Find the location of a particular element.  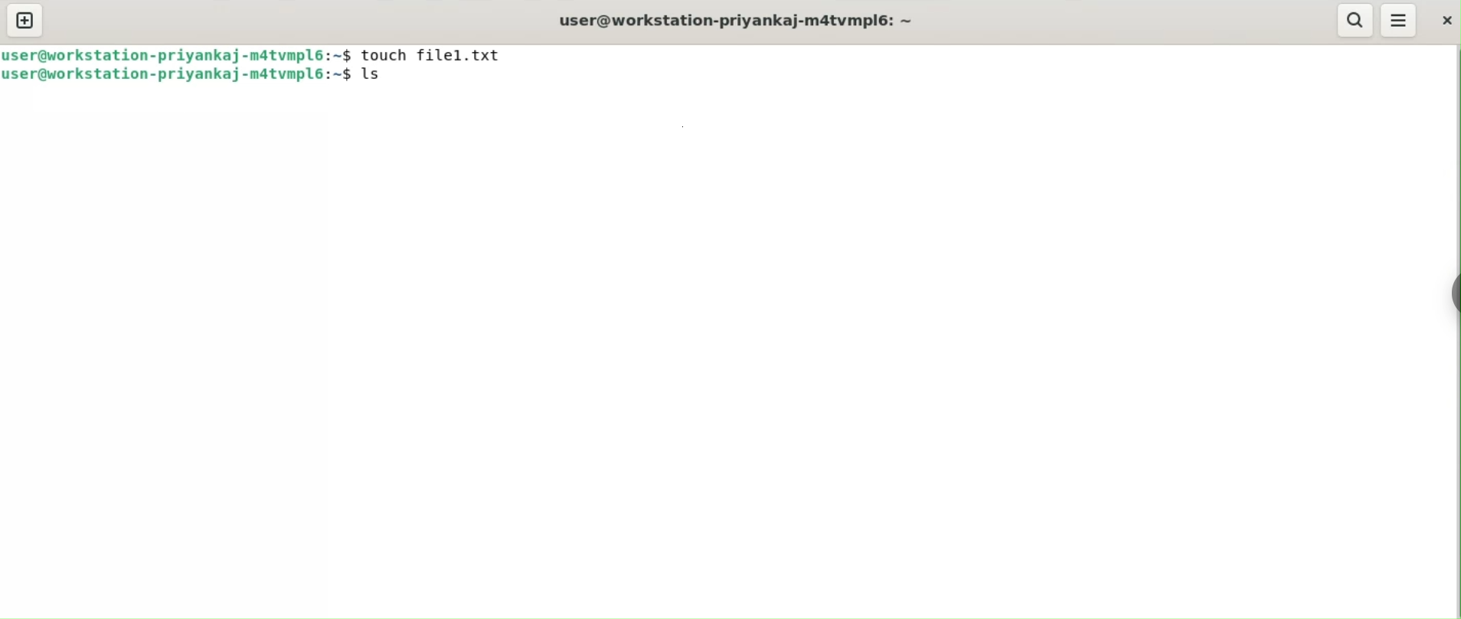

new tab is located at coordinates (26, 19).